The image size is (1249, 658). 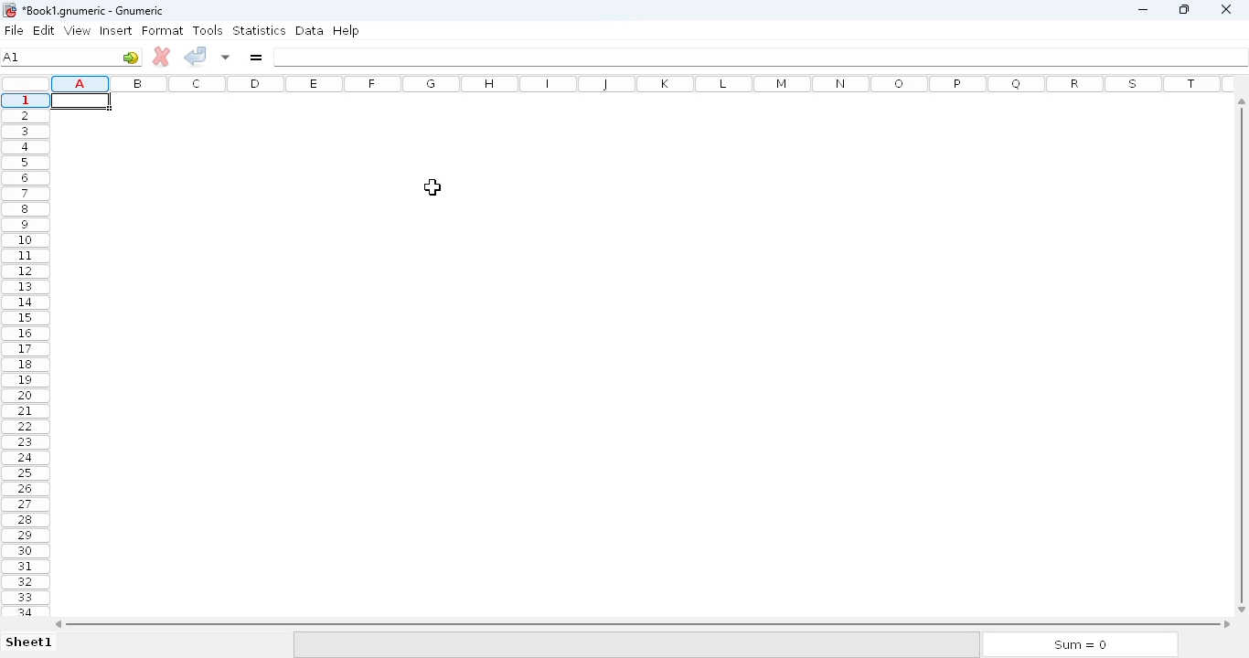 I want to click on data, so click(x=309, y=30).